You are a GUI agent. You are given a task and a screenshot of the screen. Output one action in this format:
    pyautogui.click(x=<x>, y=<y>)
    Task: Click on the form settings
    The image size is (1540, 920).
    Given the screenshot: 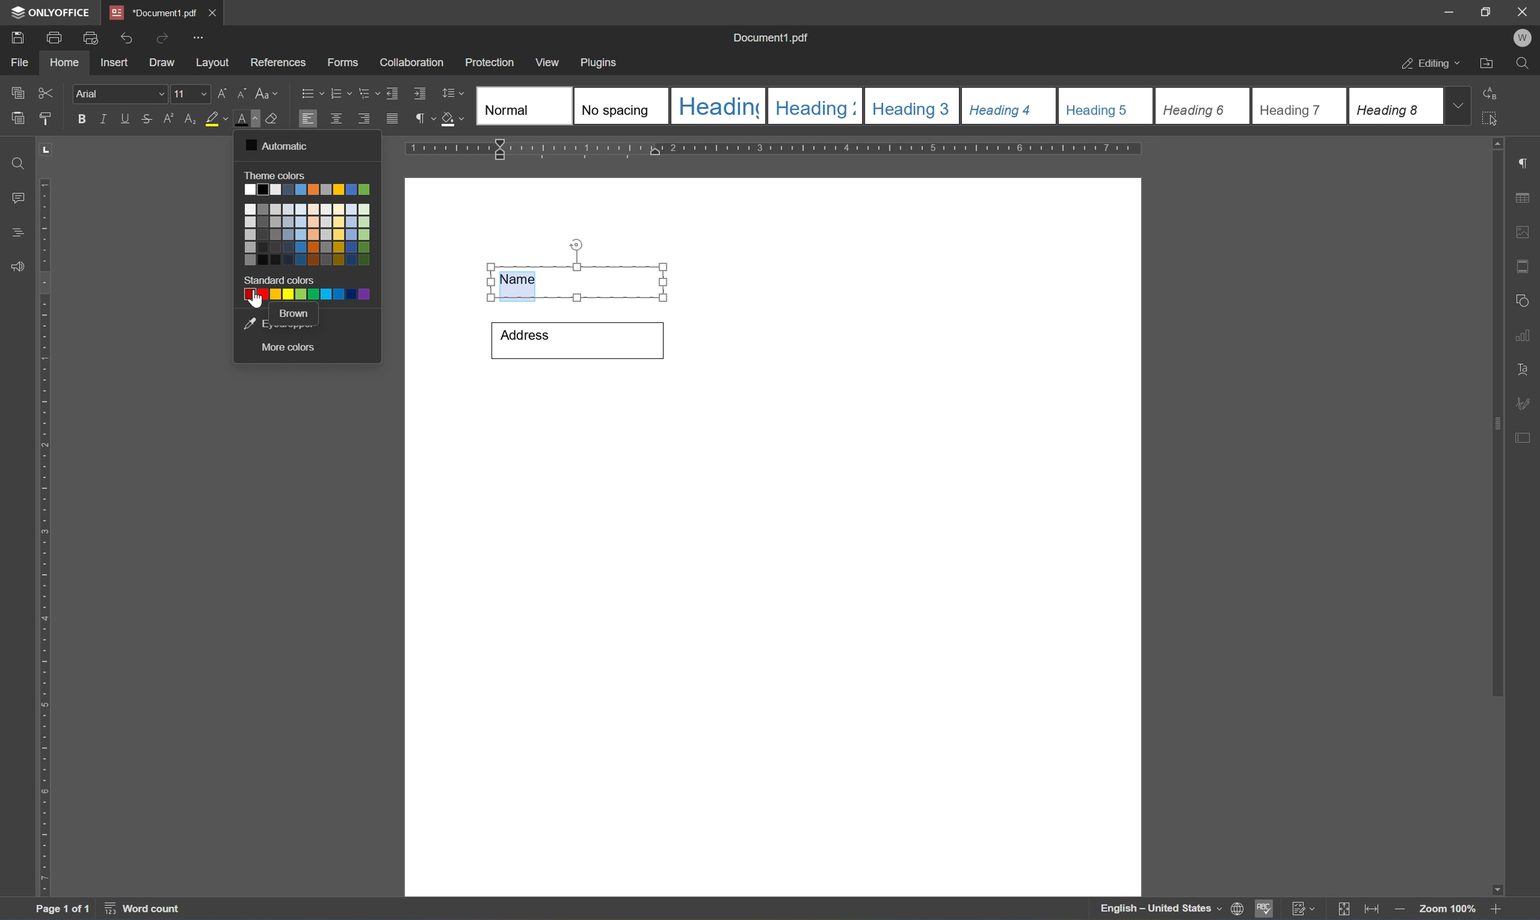 What is the action you would take?
    pyautogui.click(x=1526, y=437)
    